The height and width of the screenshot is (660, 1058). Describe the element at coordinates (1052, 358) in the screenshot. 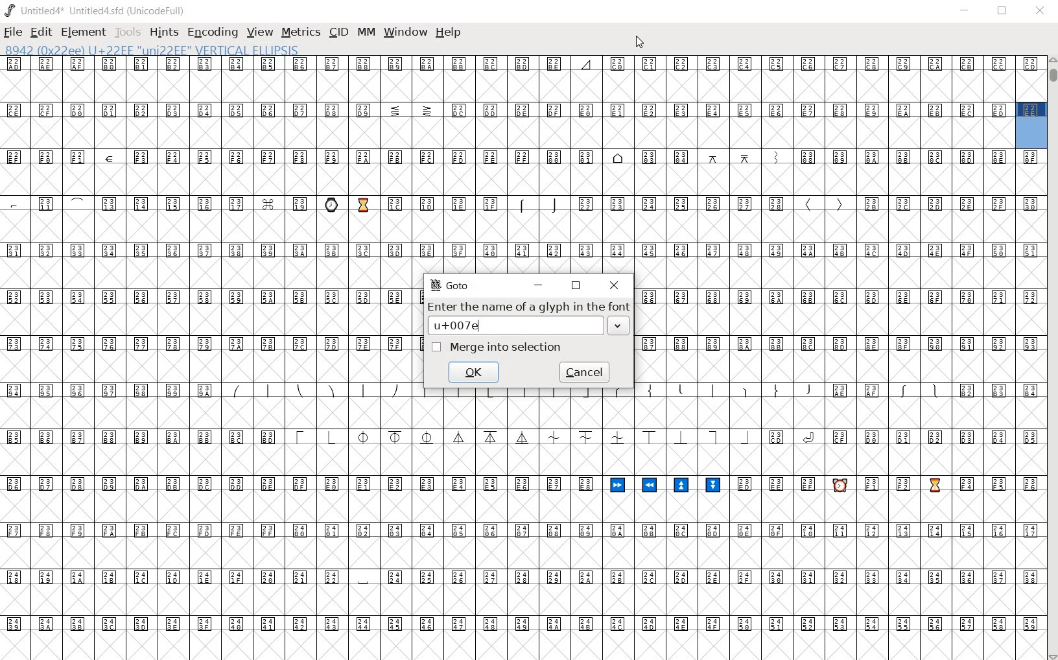

I see `SCROLLBAR` at that location.